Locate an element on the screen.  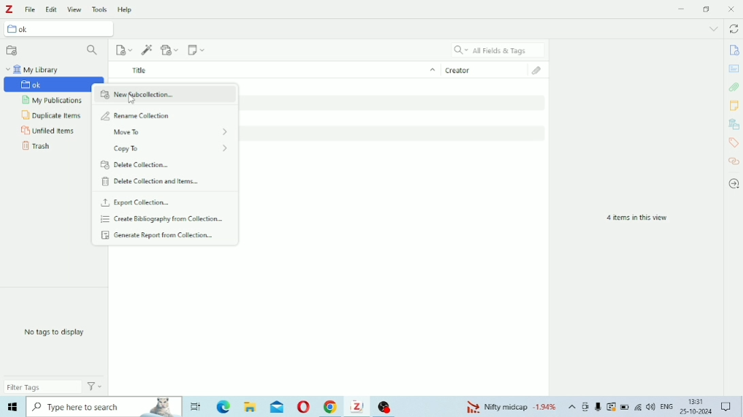
Generate Report from Collection is located at coordinates (160, 235).